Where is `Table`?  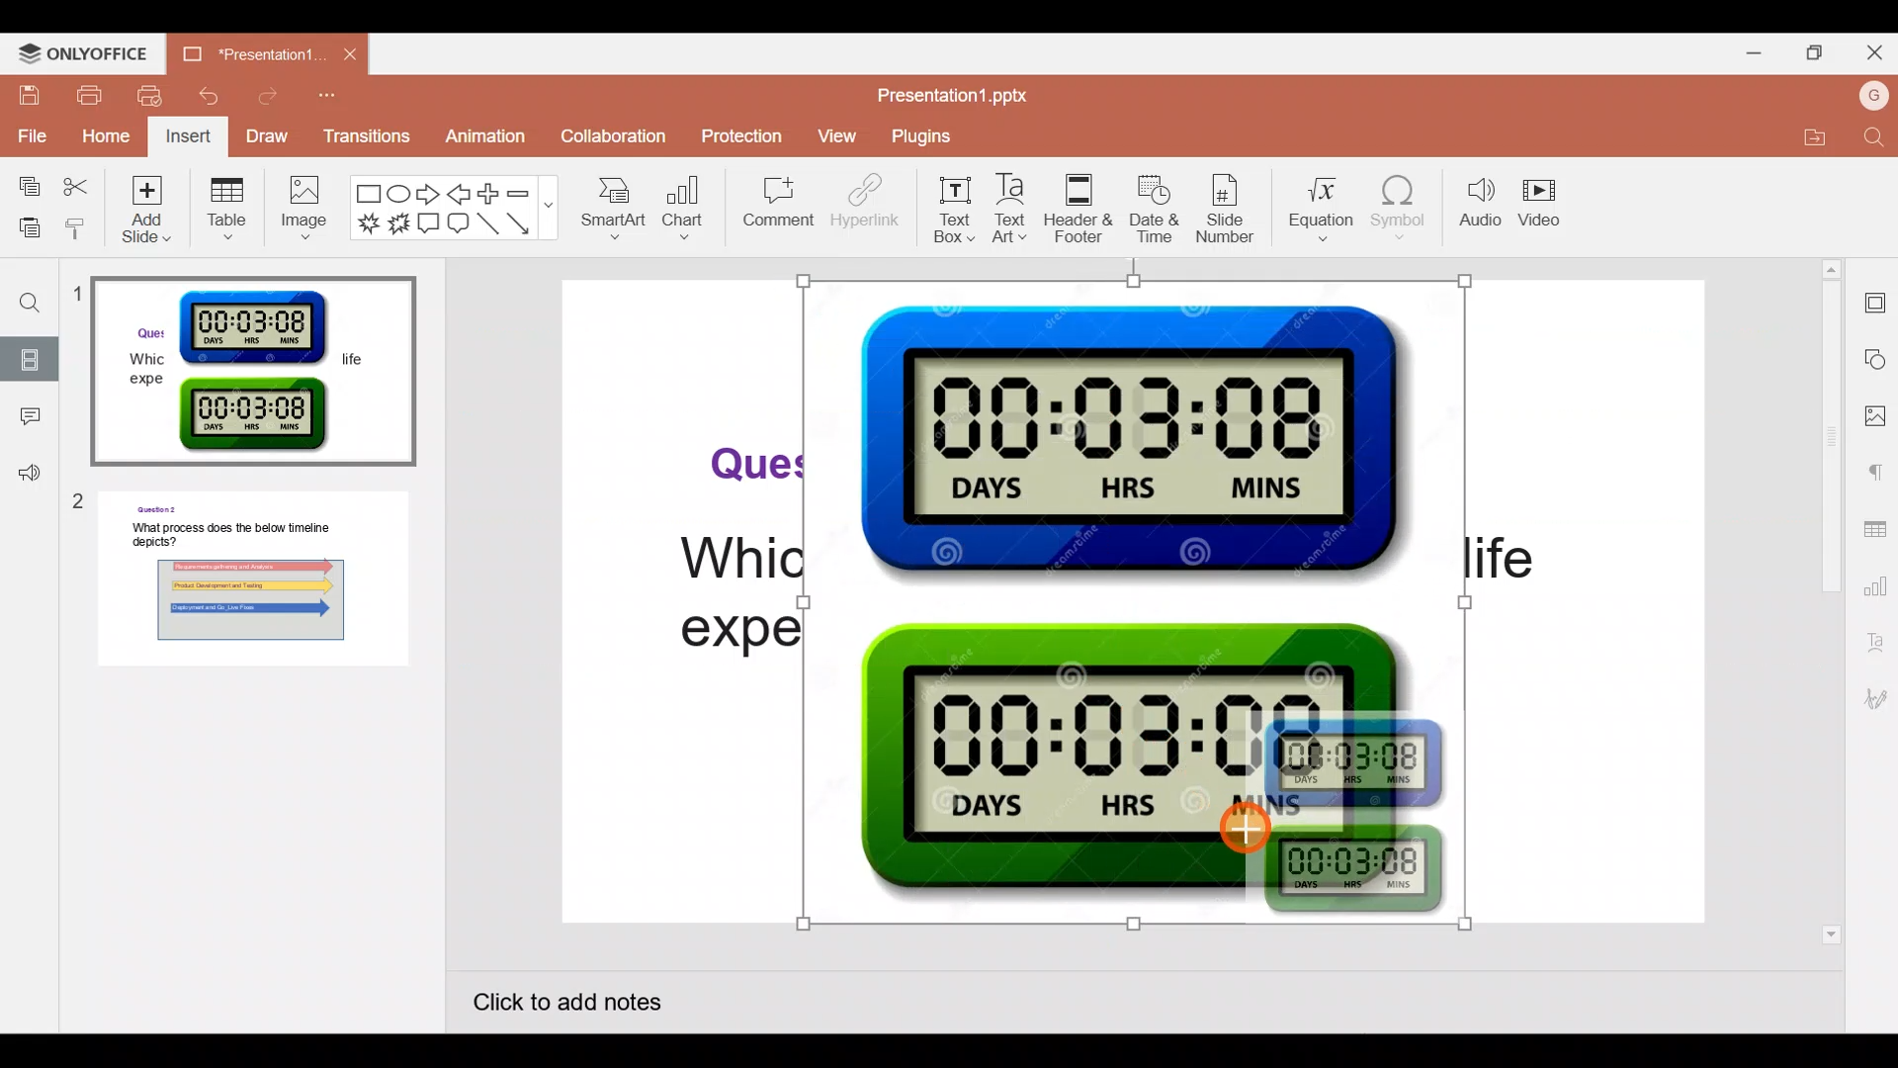 Table is located at coordinates (226, 216).